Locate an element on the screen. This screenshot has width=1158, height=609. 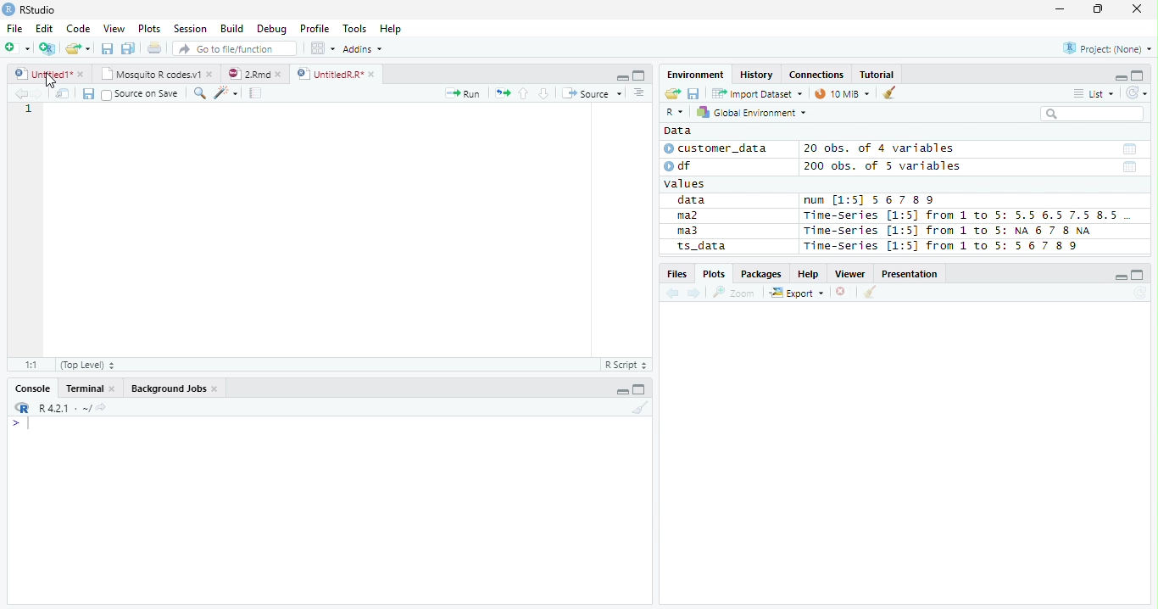
Time-Series [1:5] from 1 to 5: 56 7 8 9 is located at coordinates (943, 246).